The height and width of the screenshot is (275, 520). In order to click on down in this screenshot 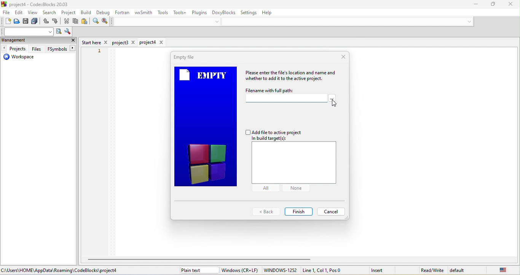, I will do `click(219, 21)`.